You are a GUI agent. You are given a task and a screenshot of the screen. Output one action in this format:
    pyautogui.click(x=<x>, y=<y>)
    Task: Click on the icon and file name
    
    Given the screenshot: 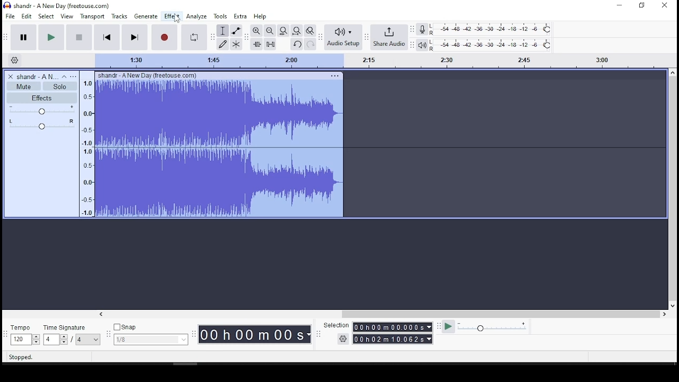 What is the action you would take?
    pyautogui.click(x=58, y=6)
    